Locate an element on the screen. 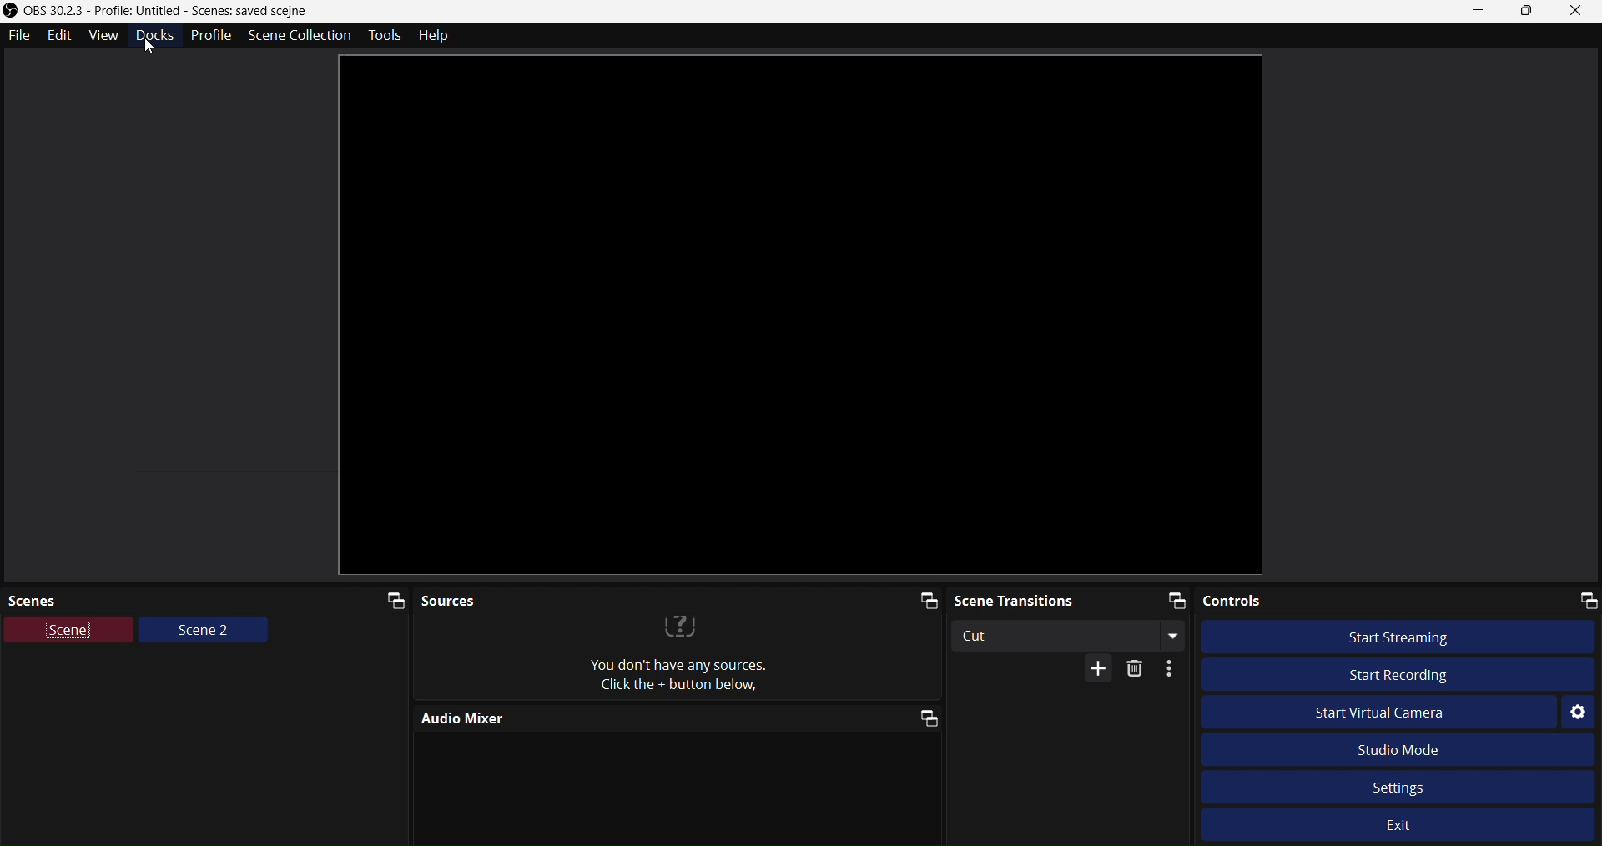 The width and height of the screenshot is (1602, 846). Scene is located at coordinates (70, 632).